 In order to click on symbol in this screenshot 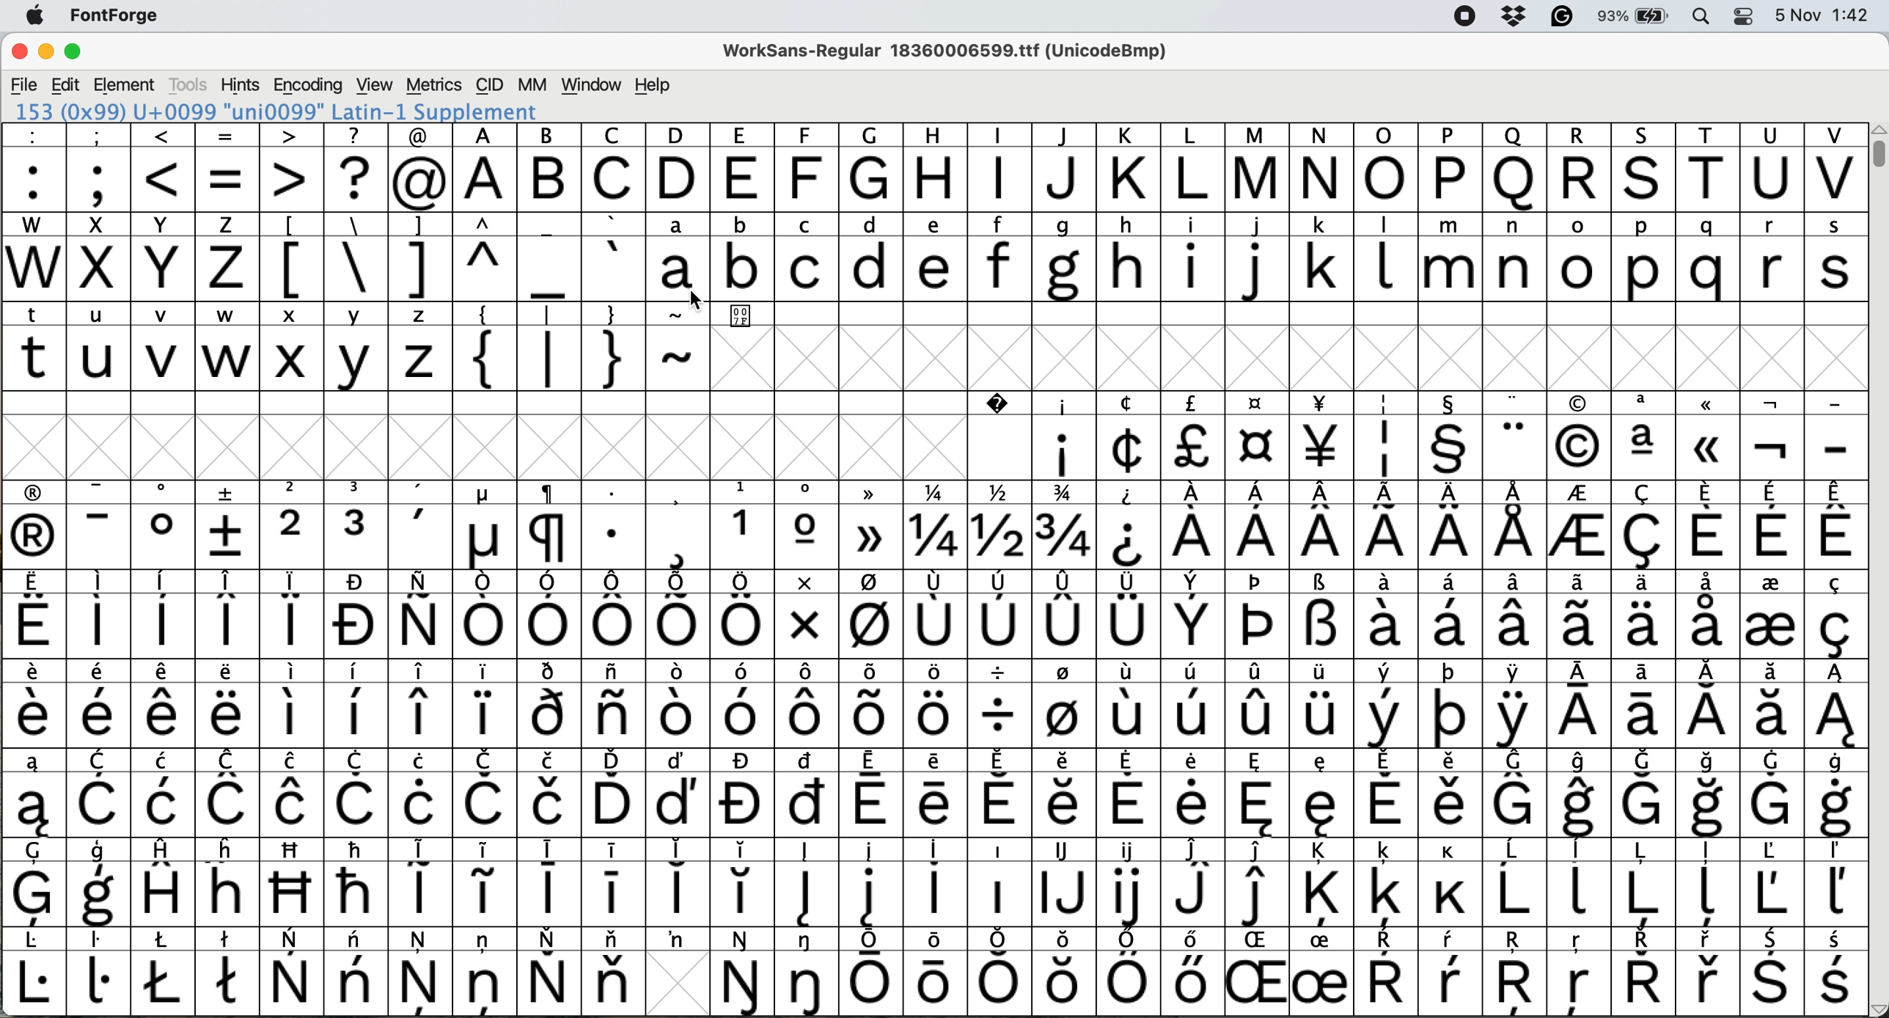, I will do `click(35, 615)`.